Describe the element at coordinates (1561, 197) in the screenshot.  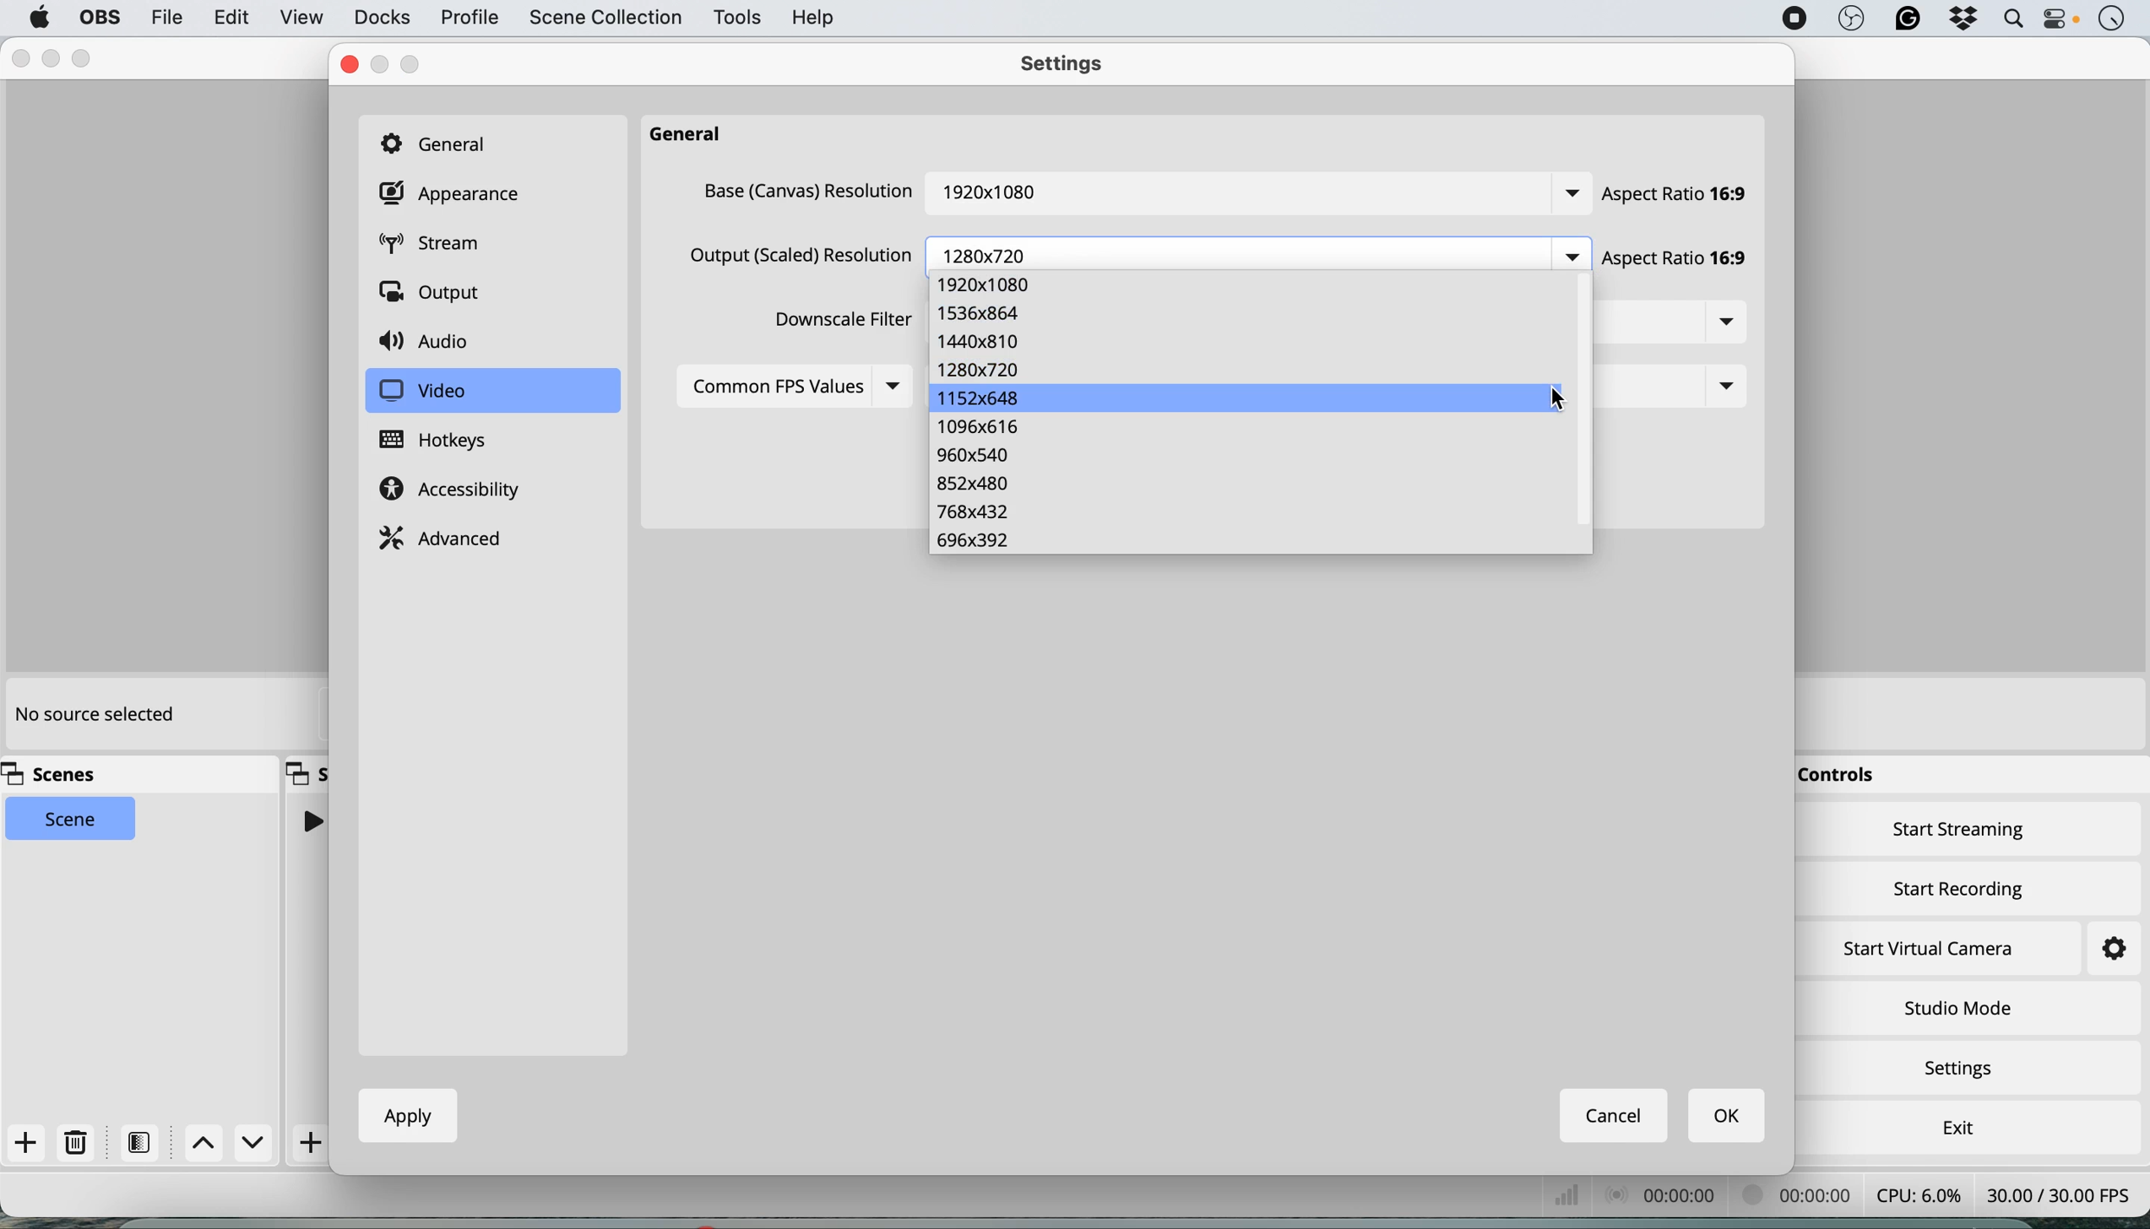
I see `list` at that location.